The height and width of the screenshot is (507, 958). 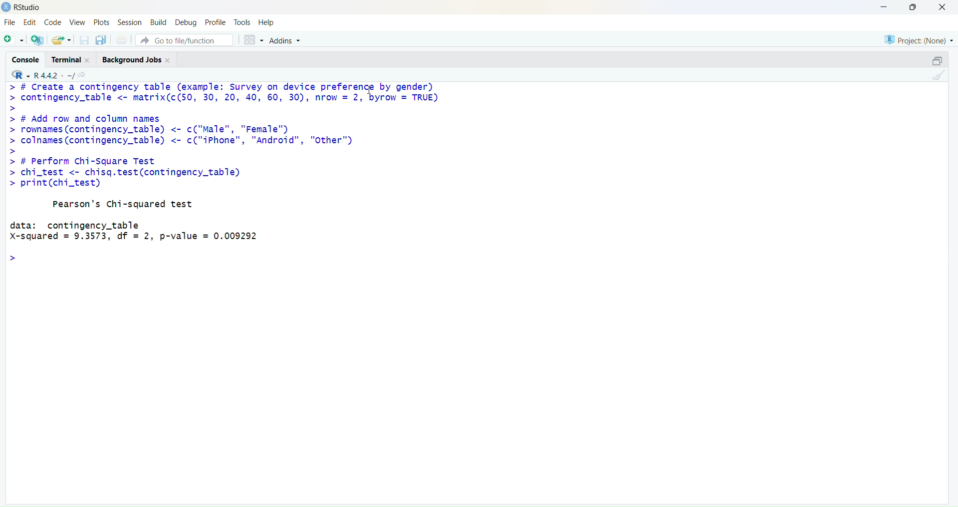 I want to click on maximise, so click(x=913, y=7).